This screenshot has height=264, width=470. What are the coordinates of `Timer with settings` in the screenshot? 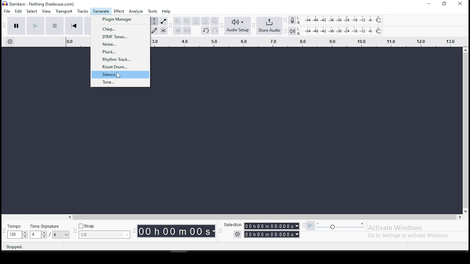 It's located at (265, 236).